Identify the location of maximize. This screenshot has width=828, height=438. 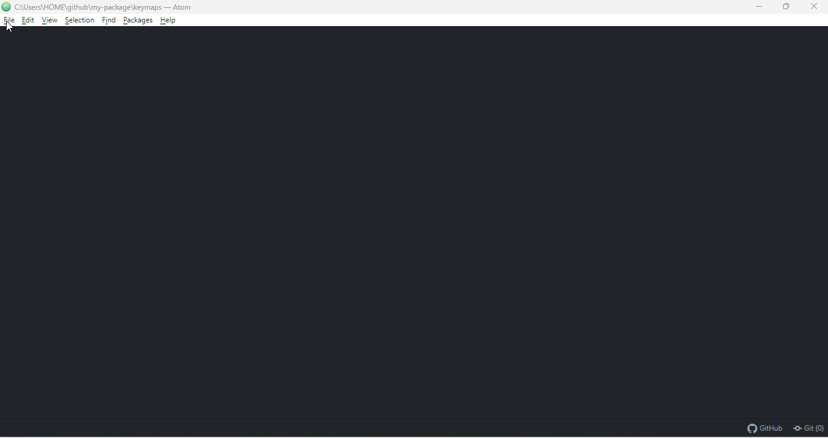
(789, 8).